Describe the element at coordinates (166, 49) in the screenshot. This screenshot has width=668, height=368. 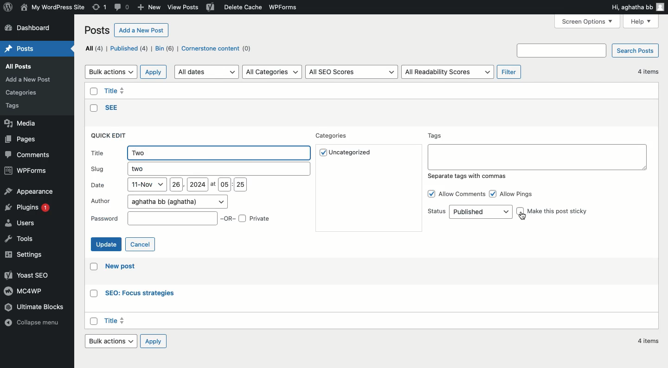
I see `Bin` at that location.